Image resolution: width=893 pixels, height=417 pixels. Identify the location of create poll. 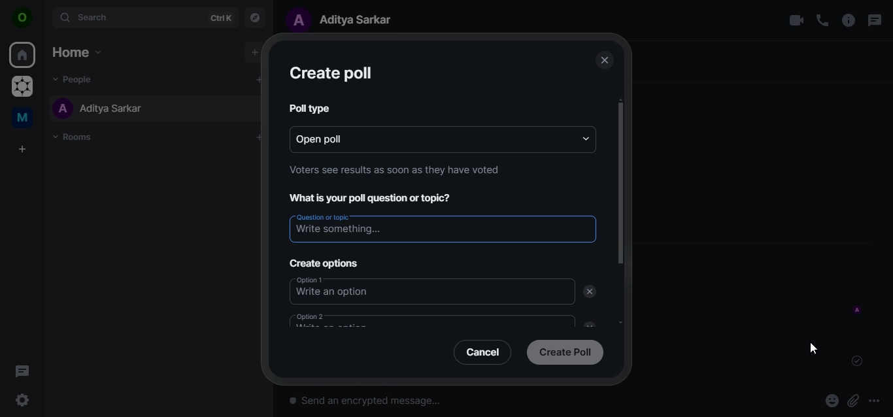
(330, 74).